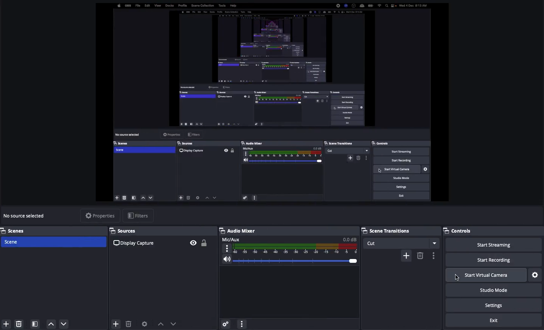 Image resolution: width=544 pixels, height=330 pixels. What do you see at coordinates (485, 275) in the screenshot?
I see `Start virtual camera` at bounding box center [485, 275].